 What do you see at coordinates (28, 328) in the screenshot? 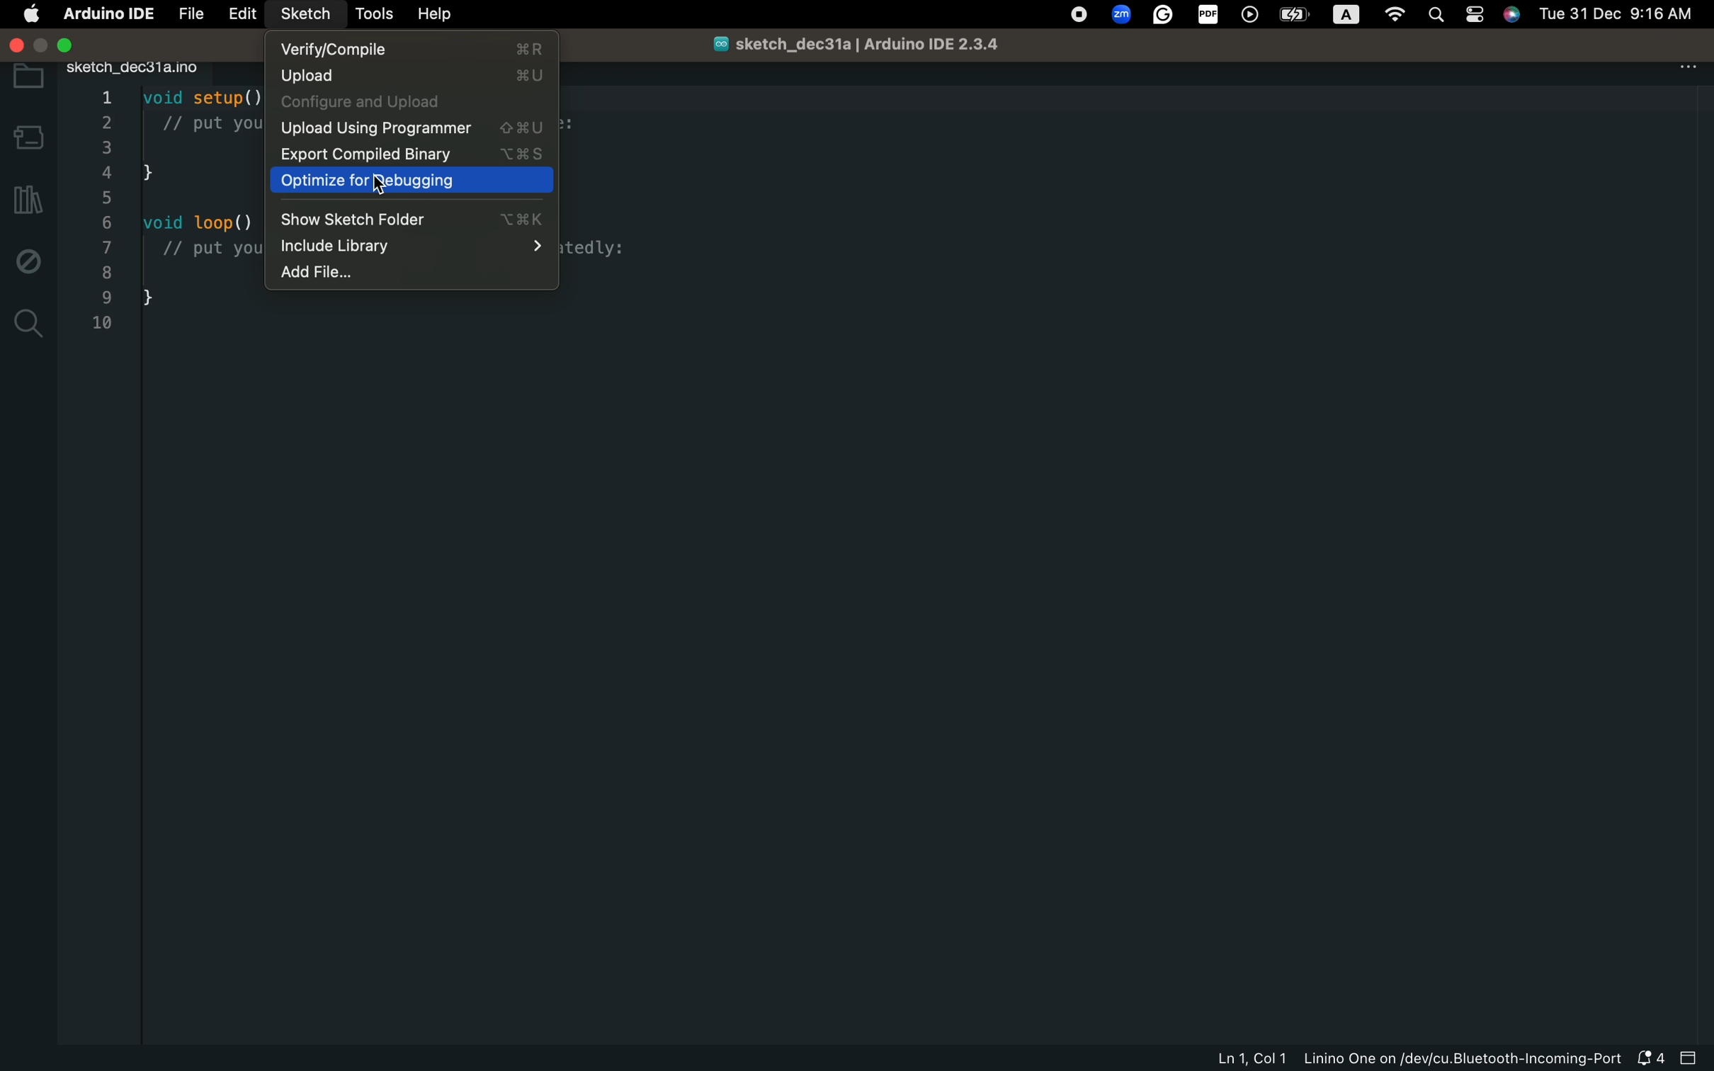
I see `search` at bounding box center [28, 328].